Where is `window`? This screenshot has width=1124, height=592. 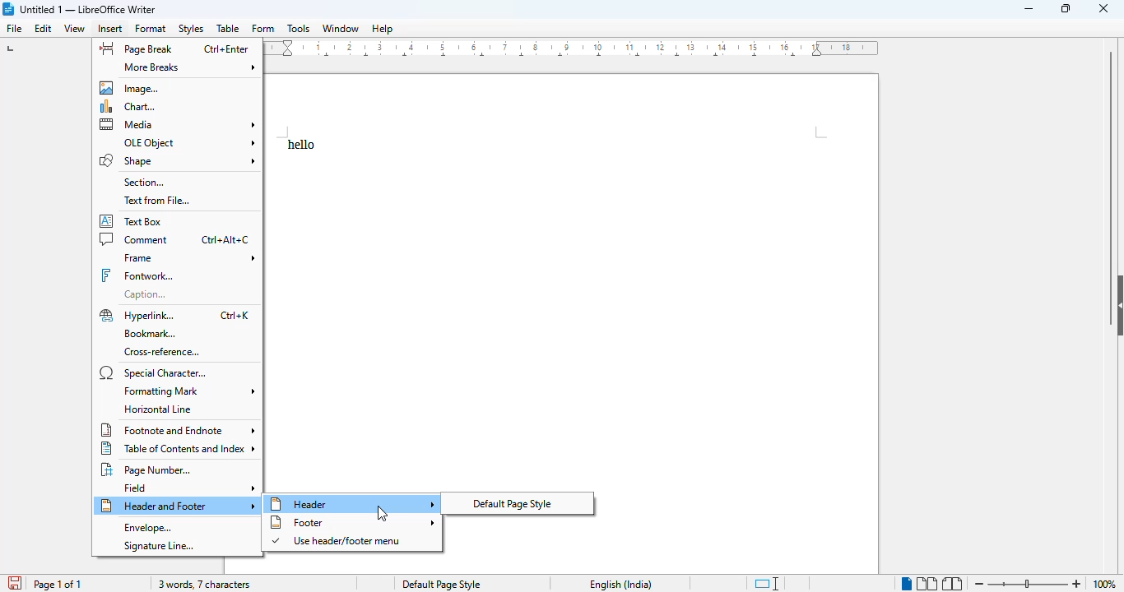
window is located at coordinates (341, 28).